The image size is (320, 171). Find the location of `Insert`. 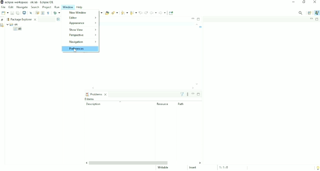

Insert is located at coordinates (195, 168).